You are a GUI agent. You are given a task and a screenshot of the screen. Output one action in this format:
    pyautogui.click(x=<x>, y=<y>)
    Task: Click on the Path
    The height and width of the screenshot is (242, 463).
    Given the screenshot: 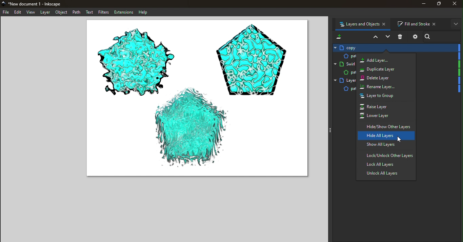 What is the action you would take?
    pyautogui.click(x=76, y=12)
    